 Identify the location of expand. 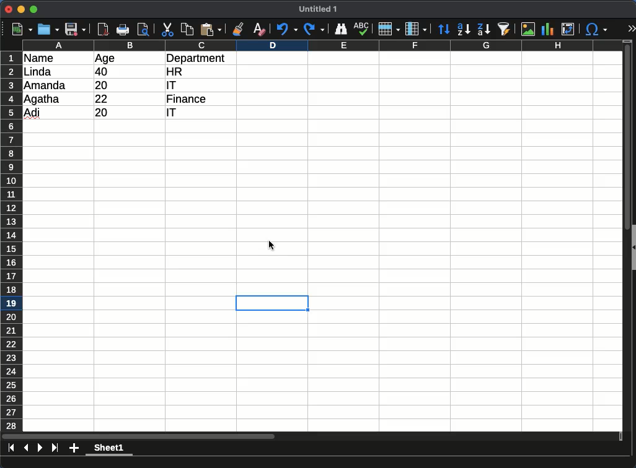
(631, 30).